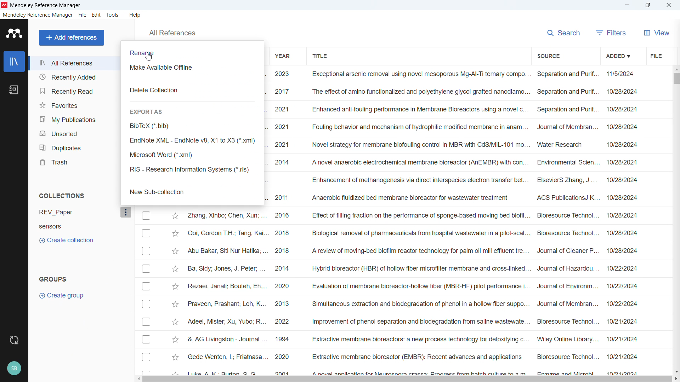 This screenshot has height=382, width=680. I want to click on New sub-collection, so click(158, 191).